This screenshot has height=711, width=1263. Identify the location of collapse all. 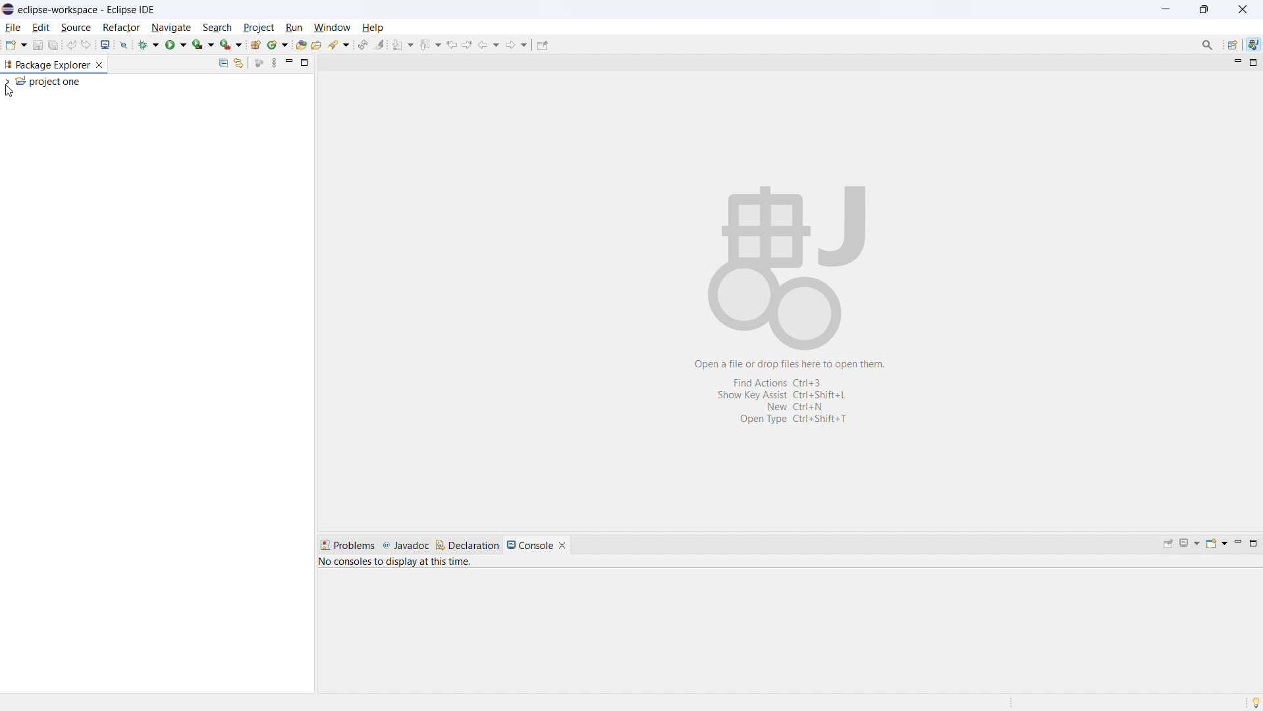
(223, 63).